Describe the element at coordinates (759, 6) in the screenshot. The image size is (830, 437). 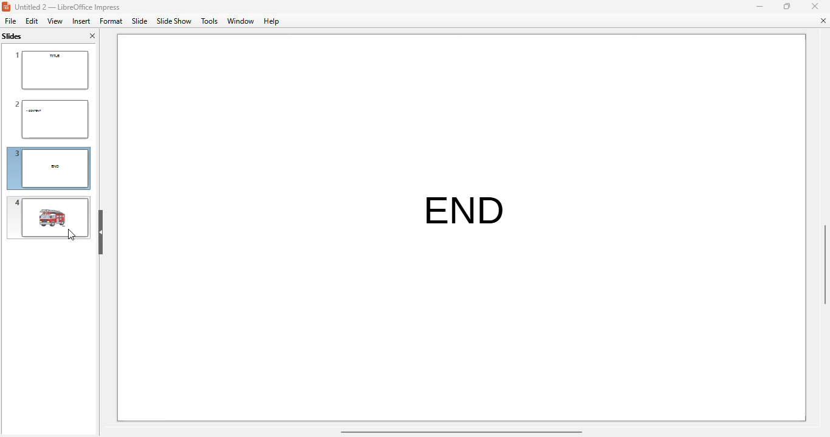
I see `minimize` at that location.